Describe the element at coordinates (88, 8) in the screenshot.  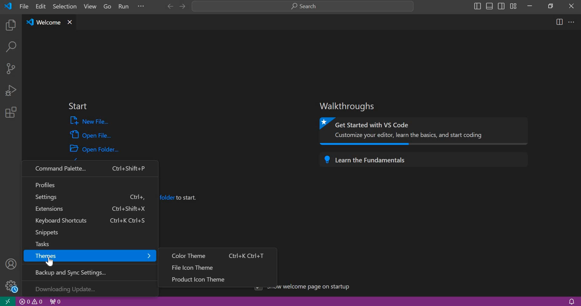
I see `view` at that location.